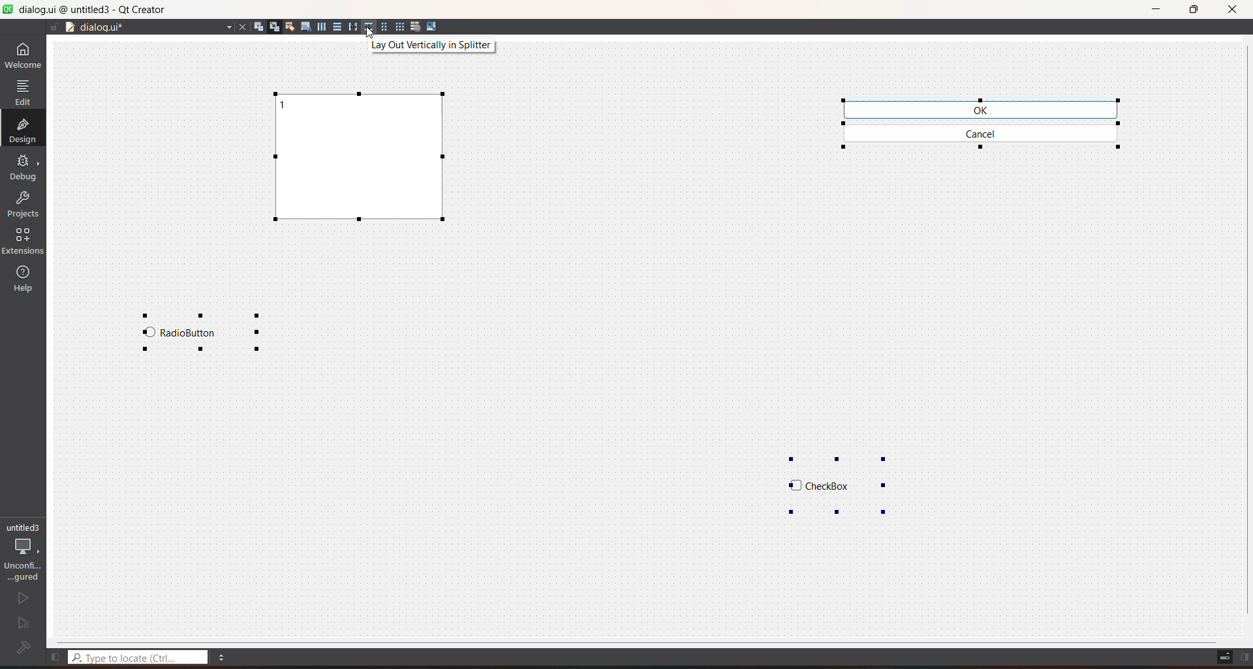  What do you see at coordinates (54, 655) in the screenshot?
I see `show left sidebar` at bounding box center [54, 655].